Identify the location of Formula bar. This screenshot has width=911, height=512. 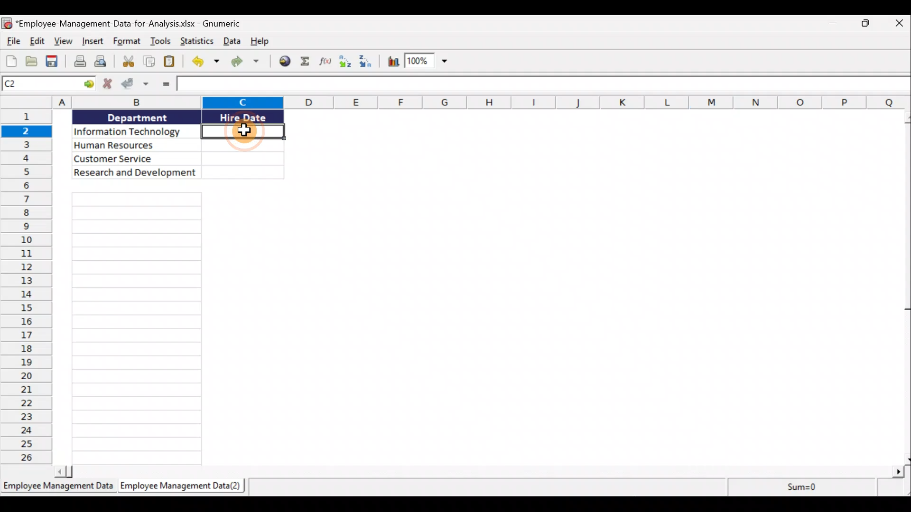
(543, 84).